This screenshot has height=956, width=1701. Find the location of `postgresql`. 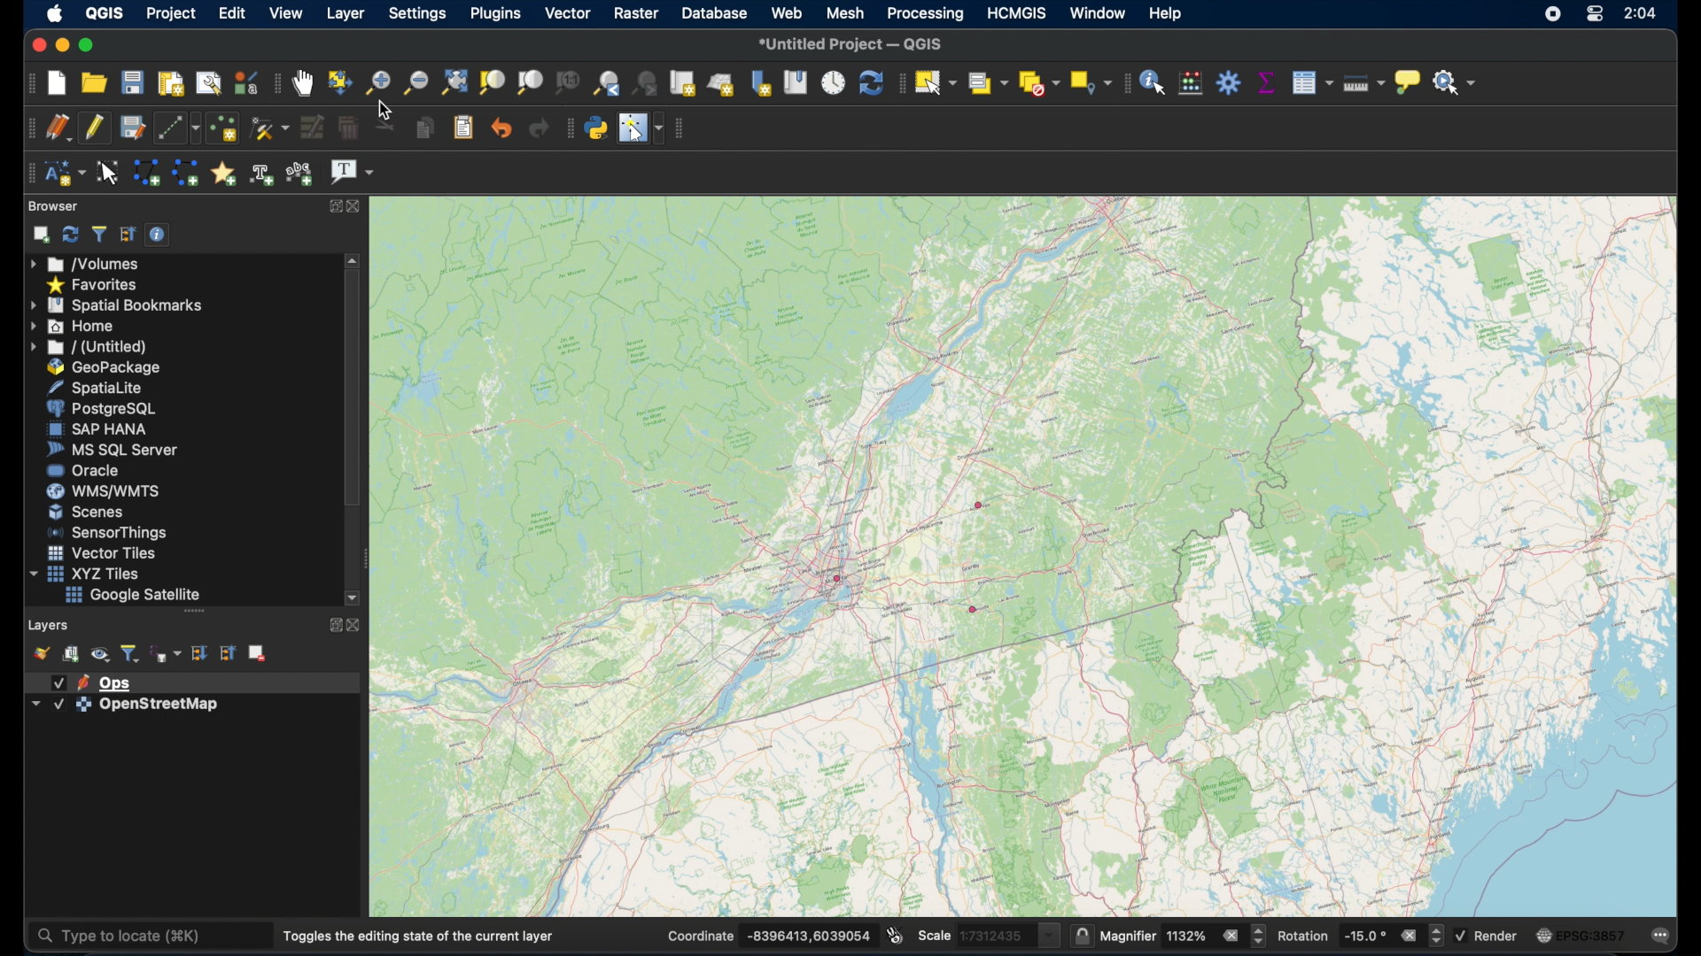

postgresql is located at coordinates (97, 407).